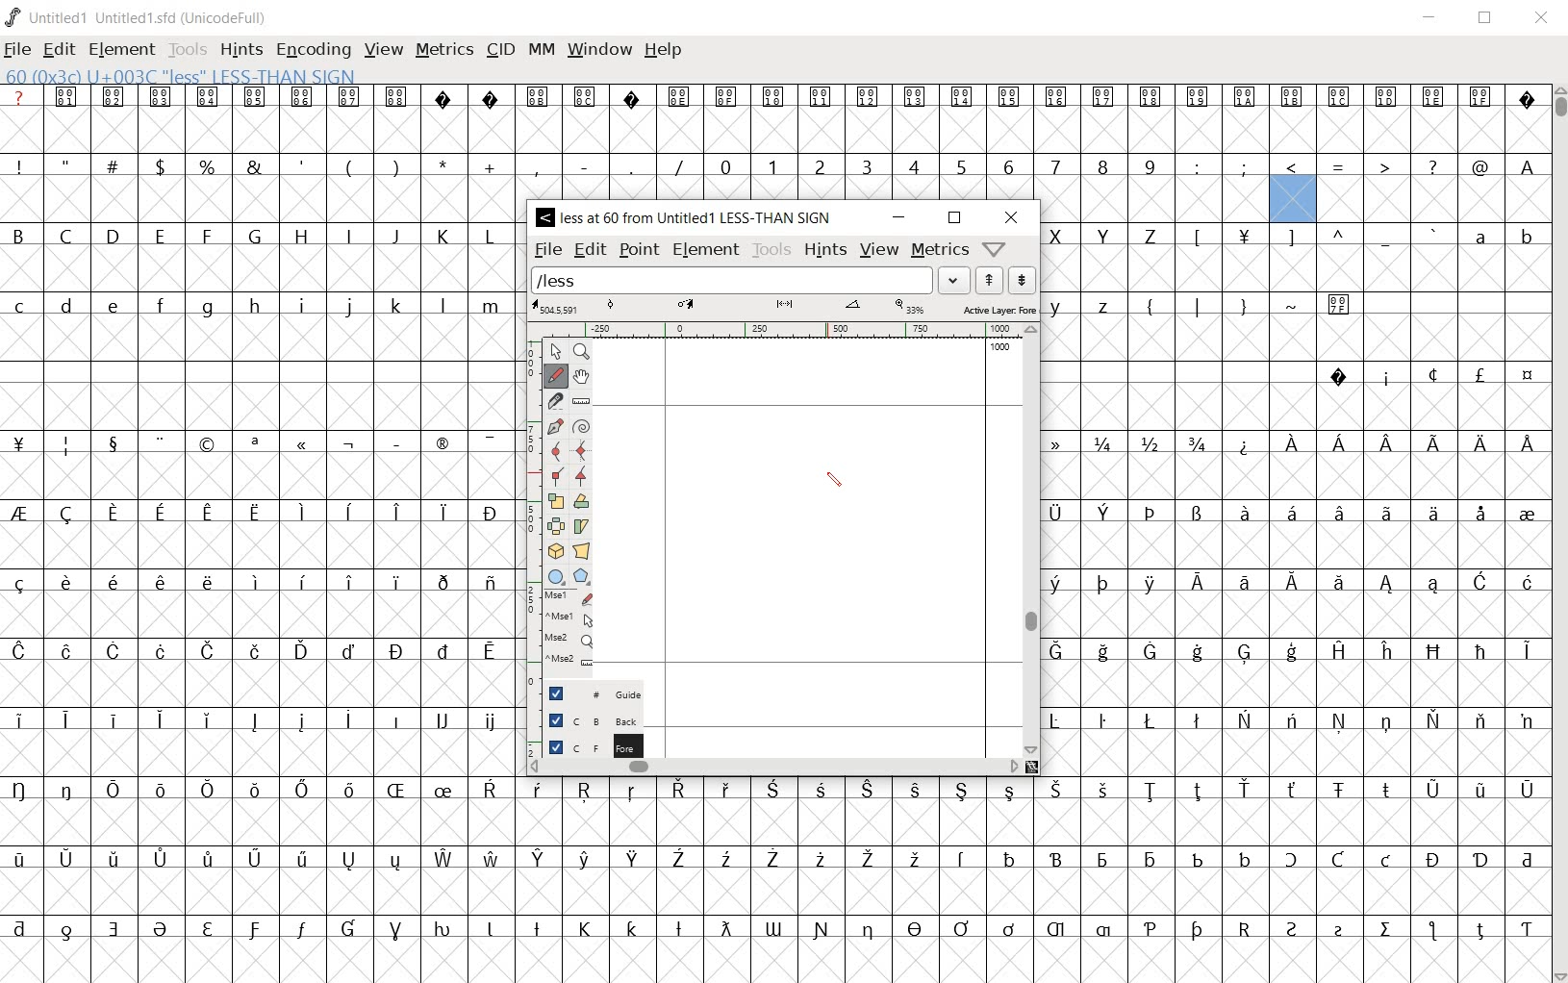  I want to click on special letters, so click(259, 580).